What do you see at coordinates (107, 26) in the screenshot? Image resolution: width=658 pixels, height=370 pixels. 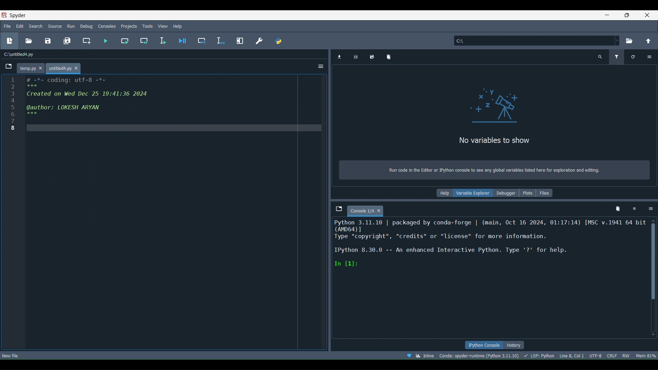 I see `Consoles` at bounding box center [107, 26].